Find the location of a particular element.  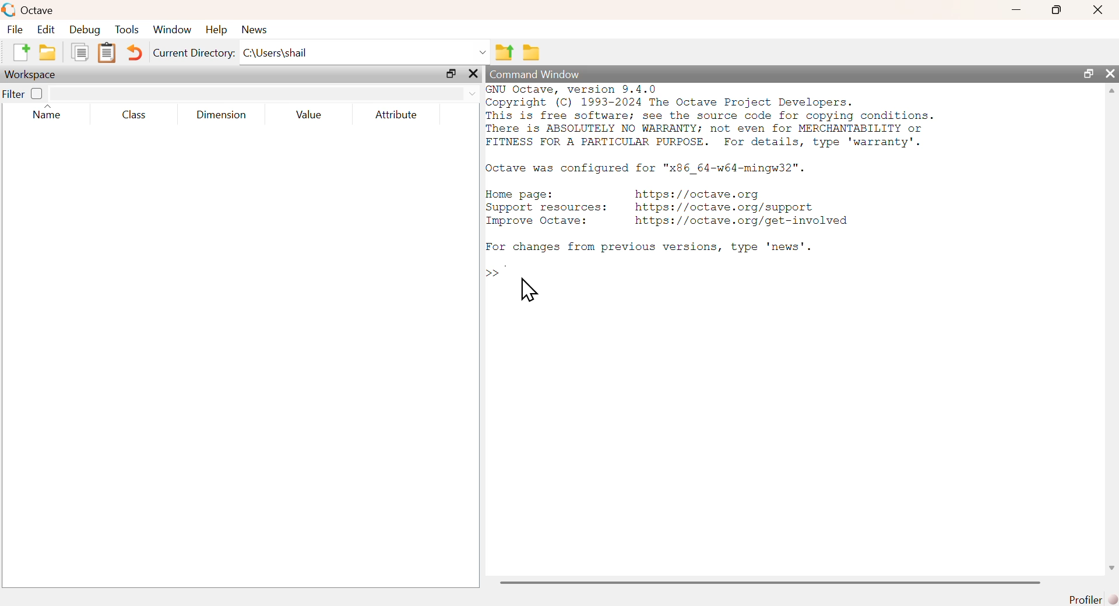

command window is located at coordinates (536, 74).